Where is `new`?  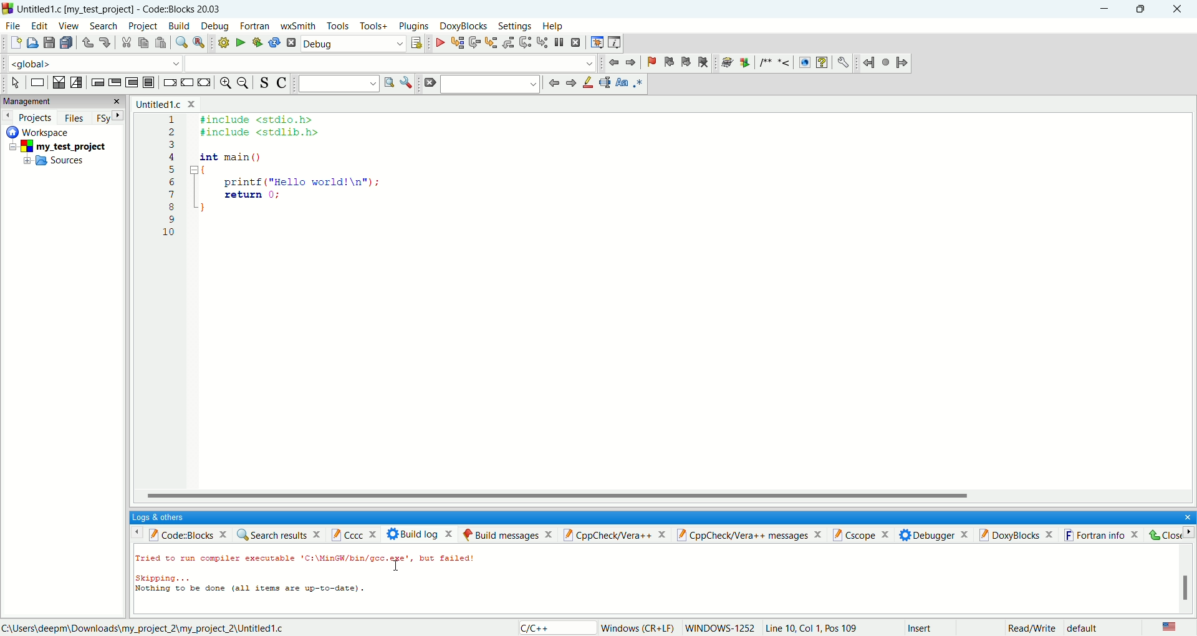 new is located at coordinates (15, 42).